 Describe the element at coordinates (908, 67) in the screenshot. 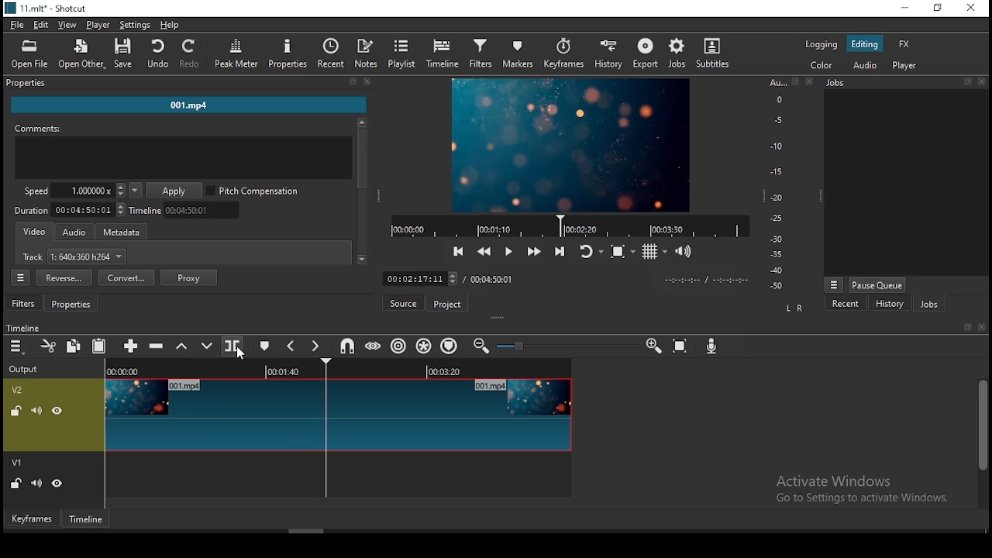

I see `player` at that location.